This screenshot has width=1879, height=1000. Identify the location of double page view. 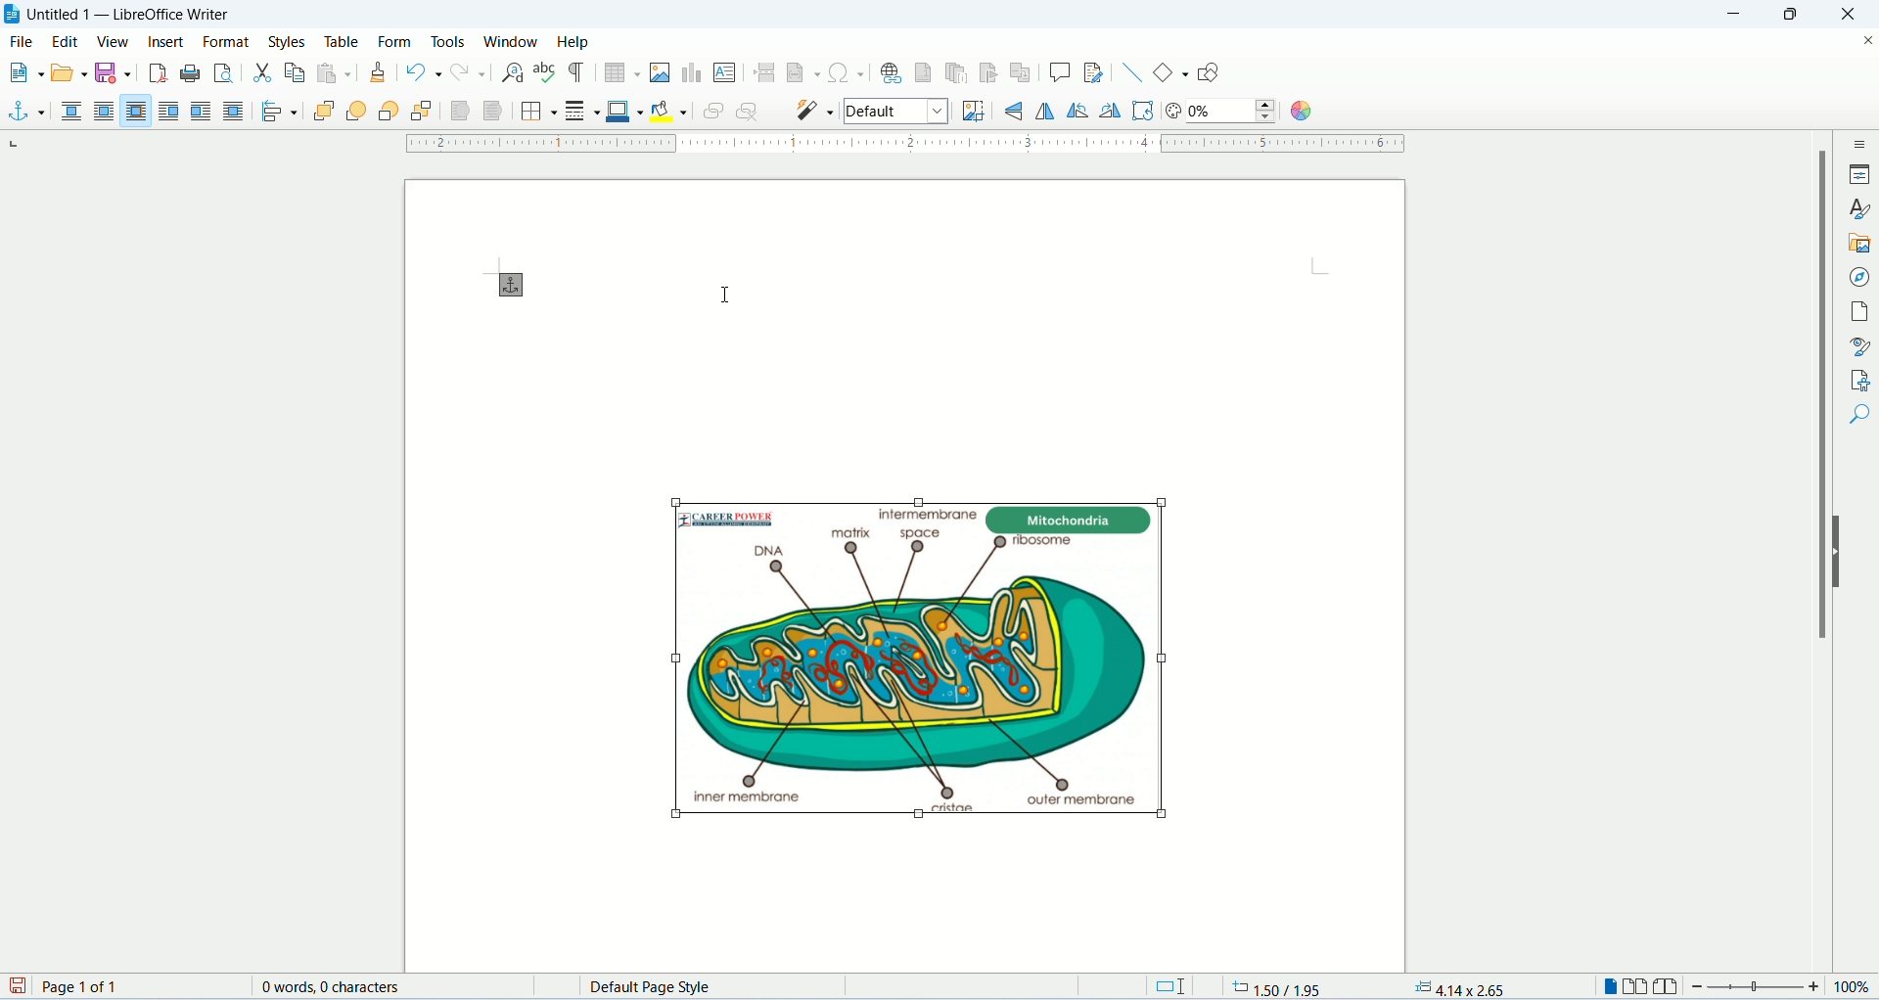
(1636, 988).